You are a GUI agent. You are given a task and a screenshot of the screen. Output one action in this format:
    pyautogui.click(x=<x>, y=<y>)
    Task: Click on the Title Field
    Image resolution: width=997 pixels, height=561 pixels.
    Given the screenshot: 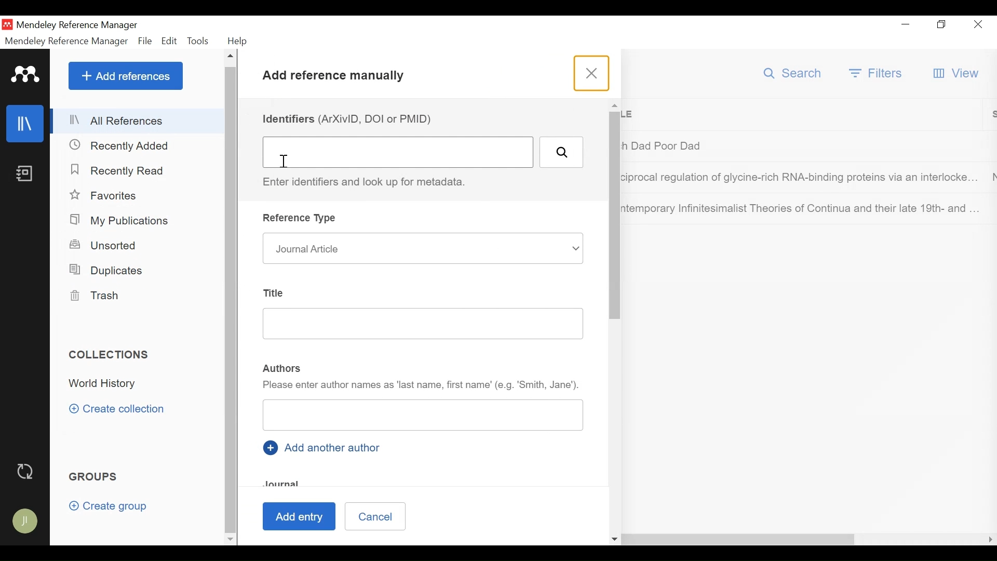 What is the action you would take?
    pyautogui.click(x=423, y=324)
    